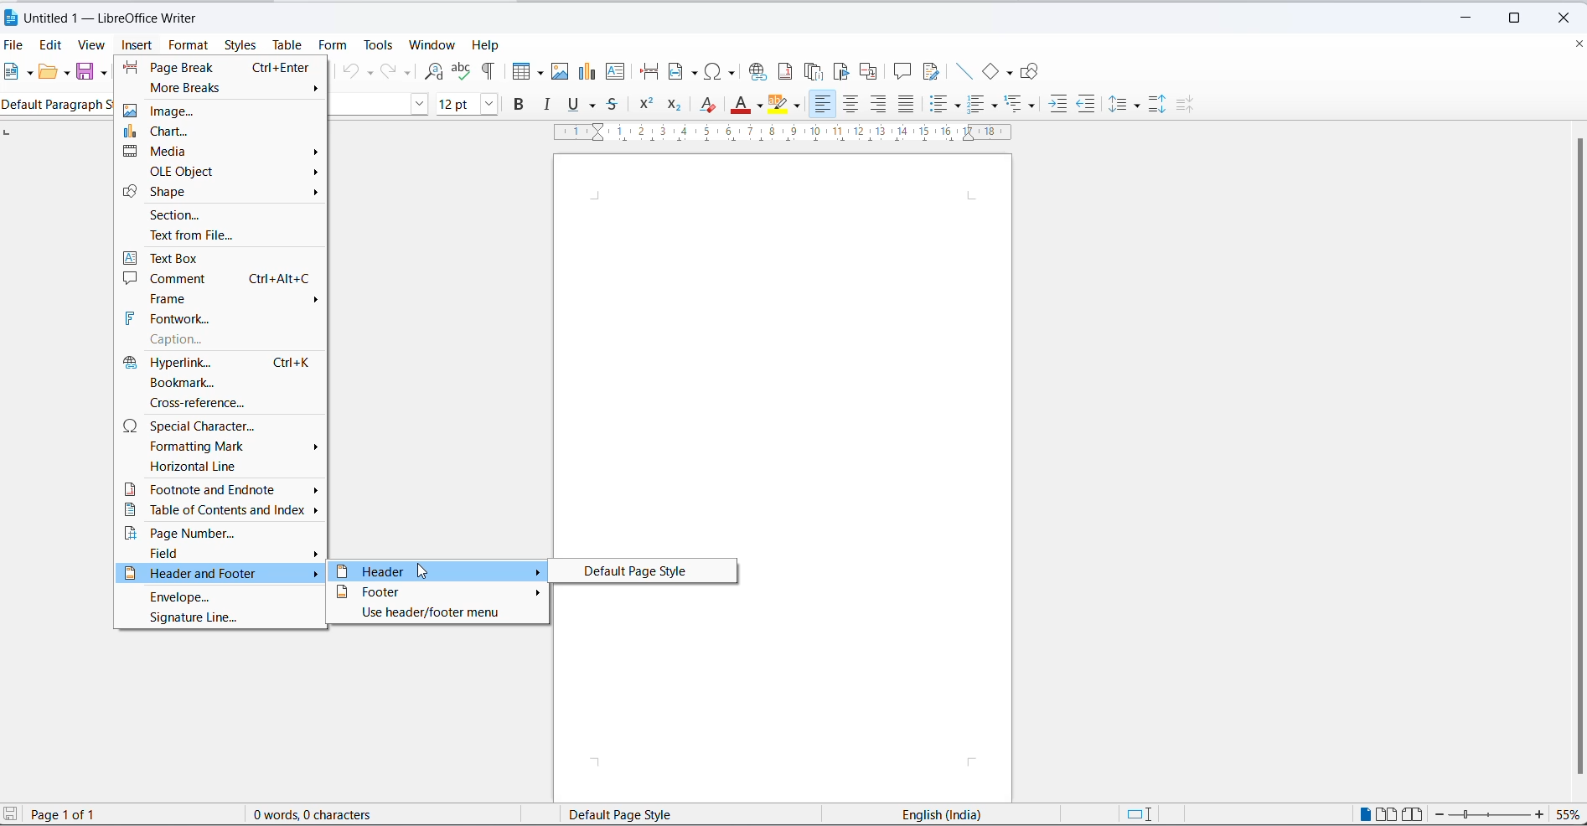  What do you see at coordinates (15, 46) in the screenshot?
I see `file` at bounding box center [15, 46].